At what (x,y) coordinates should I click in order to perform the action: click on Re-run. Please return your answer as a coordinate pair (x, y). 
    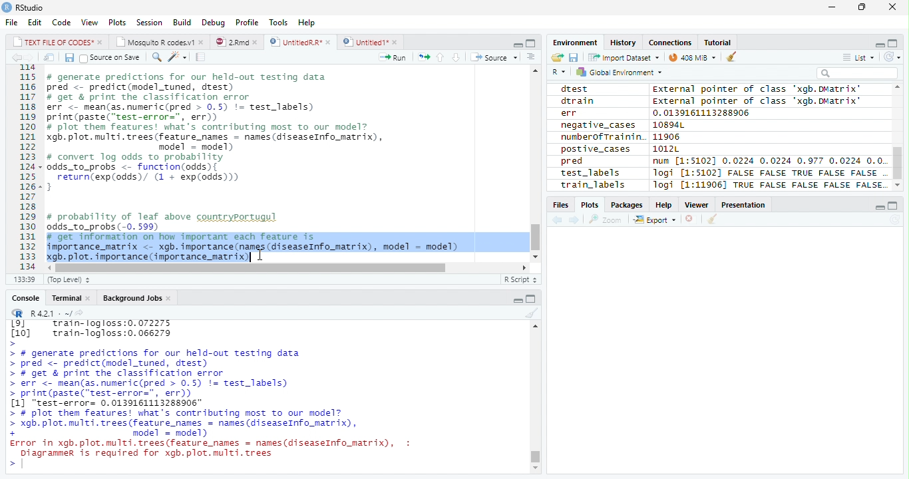
    Looking at the image, I should click on (421, 56).